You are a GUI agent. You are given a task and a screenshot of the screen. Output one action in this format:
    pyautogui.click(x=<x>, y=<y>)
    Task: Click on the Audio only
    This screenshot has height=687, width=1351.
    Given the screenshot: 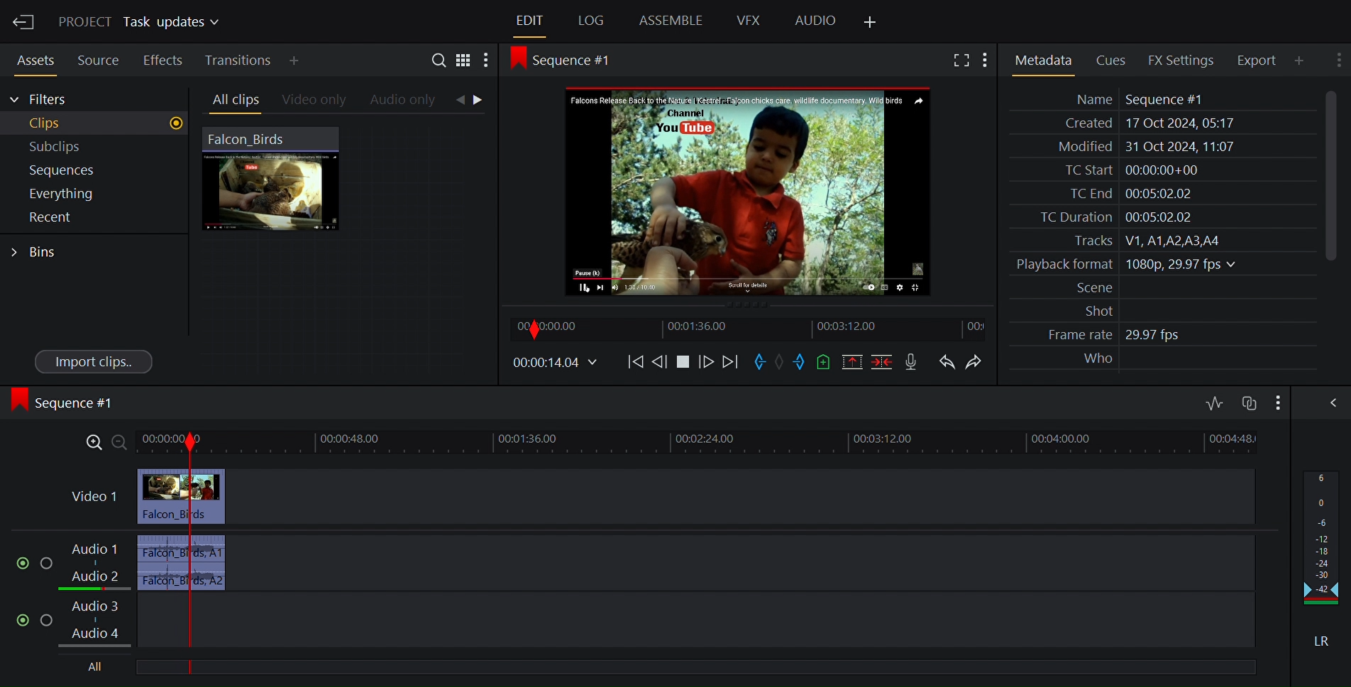 What is the action you would take?
    pyautogui.click(x=407, y=101)
    